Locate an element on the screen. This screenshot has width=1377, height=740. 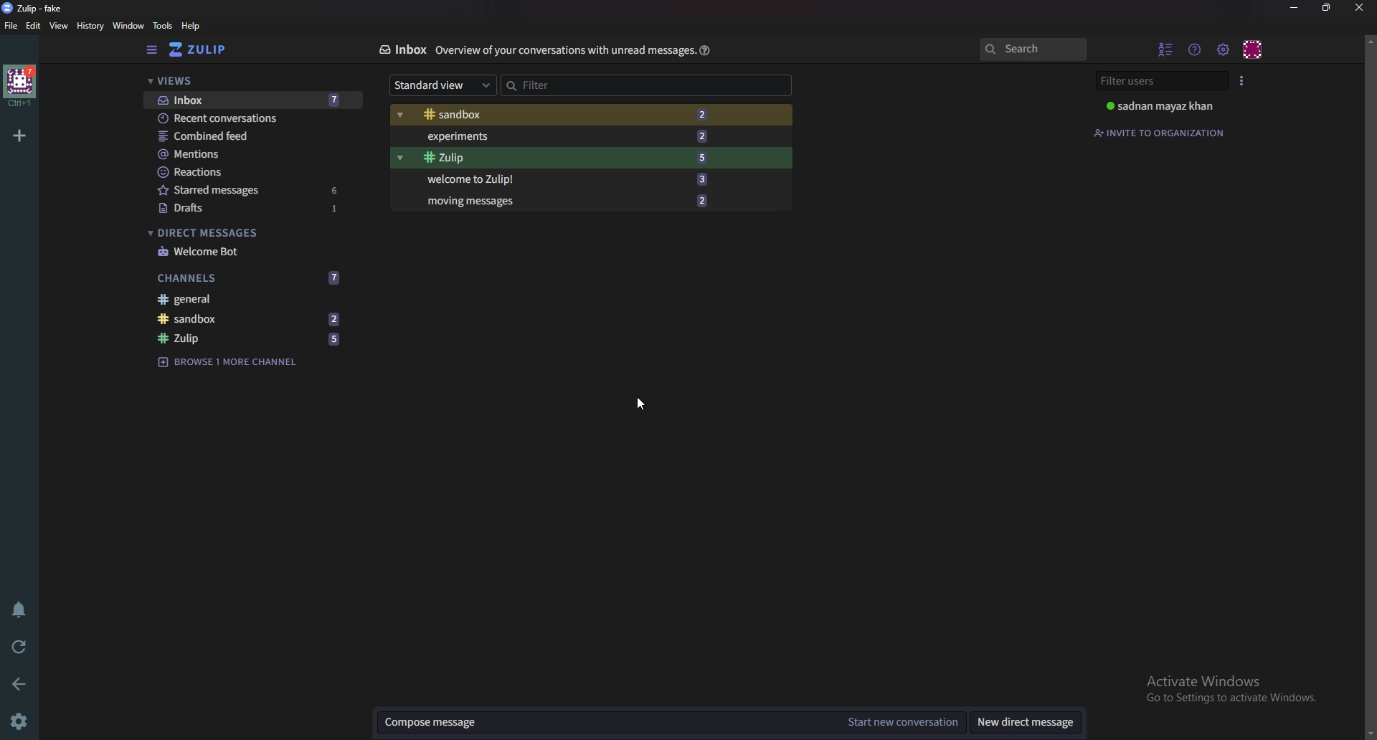
Welcome to Zulip 3 is located at coordinates (562, 180).